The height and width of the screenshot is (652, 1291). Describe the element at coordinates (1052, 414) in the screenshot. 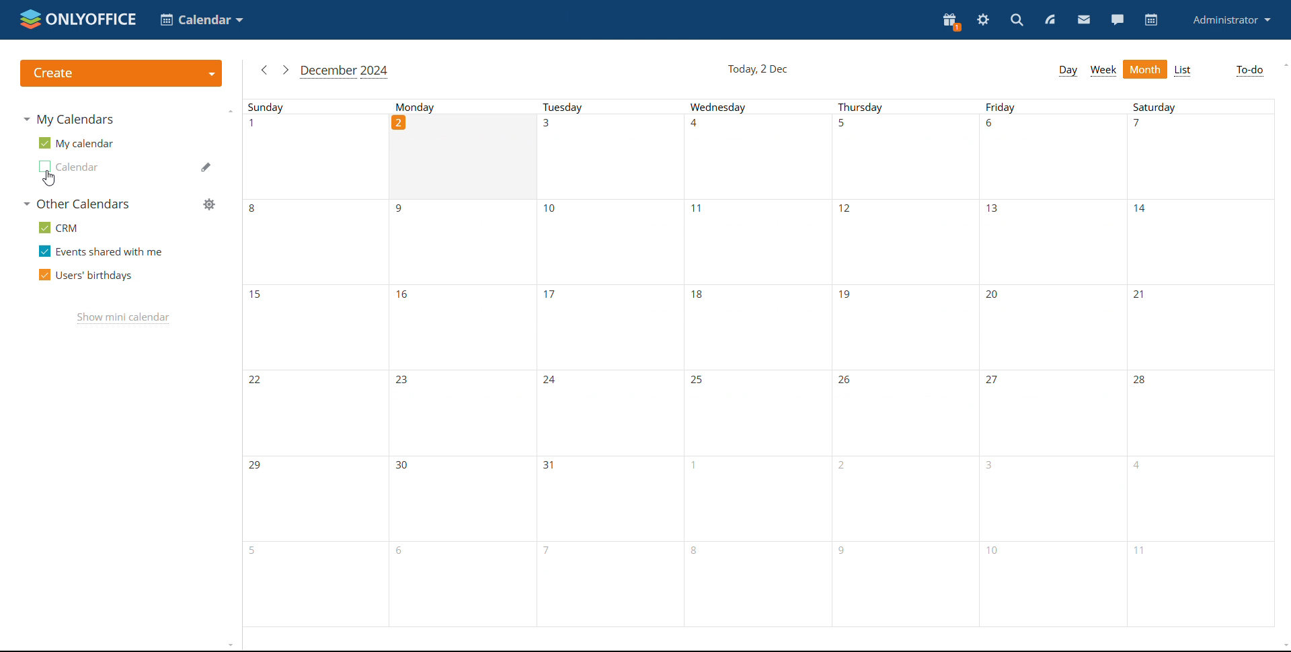

I see `27` at that location.